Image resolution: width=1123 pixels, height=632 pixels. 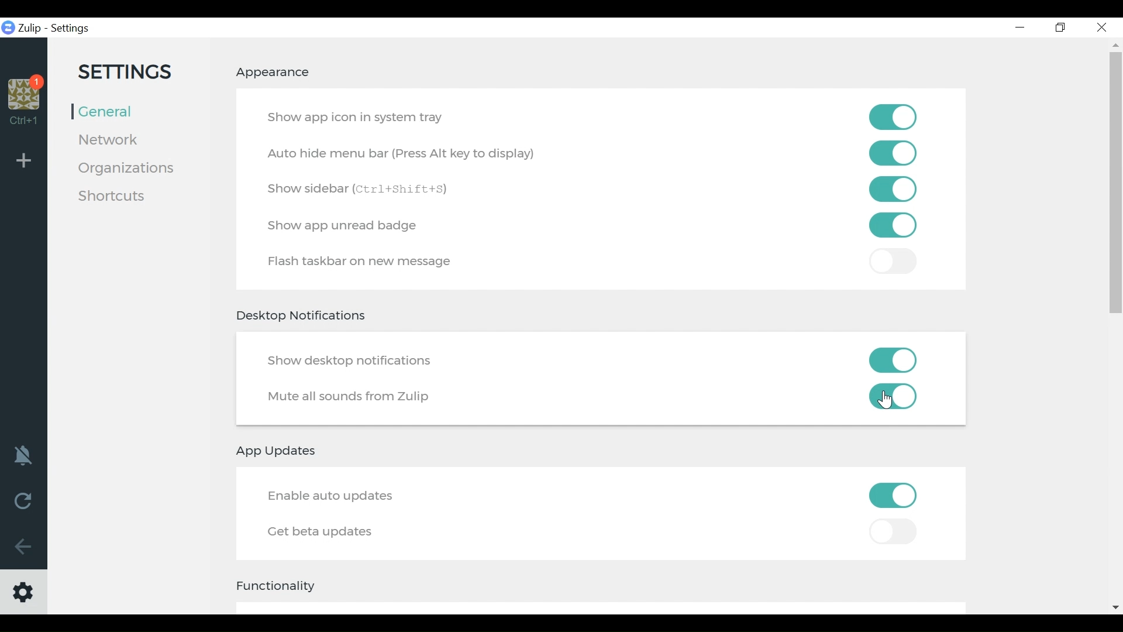 What do you see at coordinates (303, 317) in the screenshot?
I see `Desktop Notifications` at bounding box center [303, 317].